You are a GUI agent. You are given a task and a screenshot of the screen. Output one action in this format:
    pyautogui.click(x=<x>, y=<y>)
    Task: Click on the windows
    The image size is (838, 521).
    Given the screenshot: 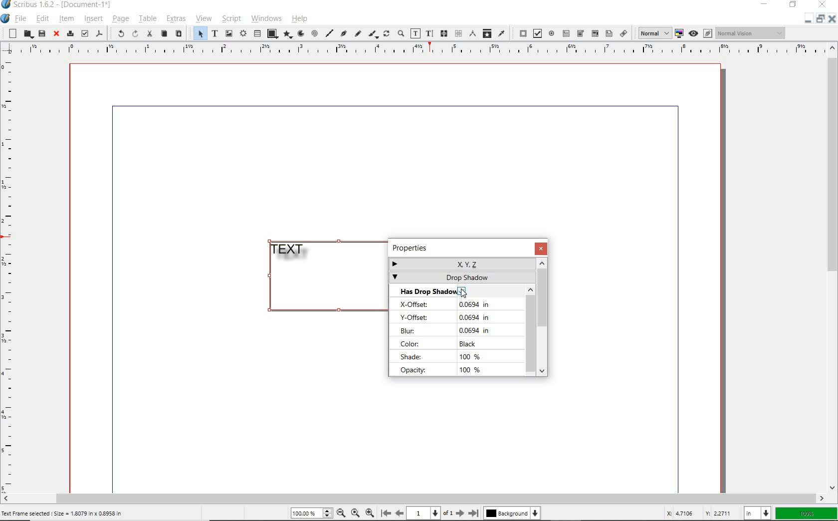 What is the action you would take?
    pyautogui.click(x=267, y=19)
    